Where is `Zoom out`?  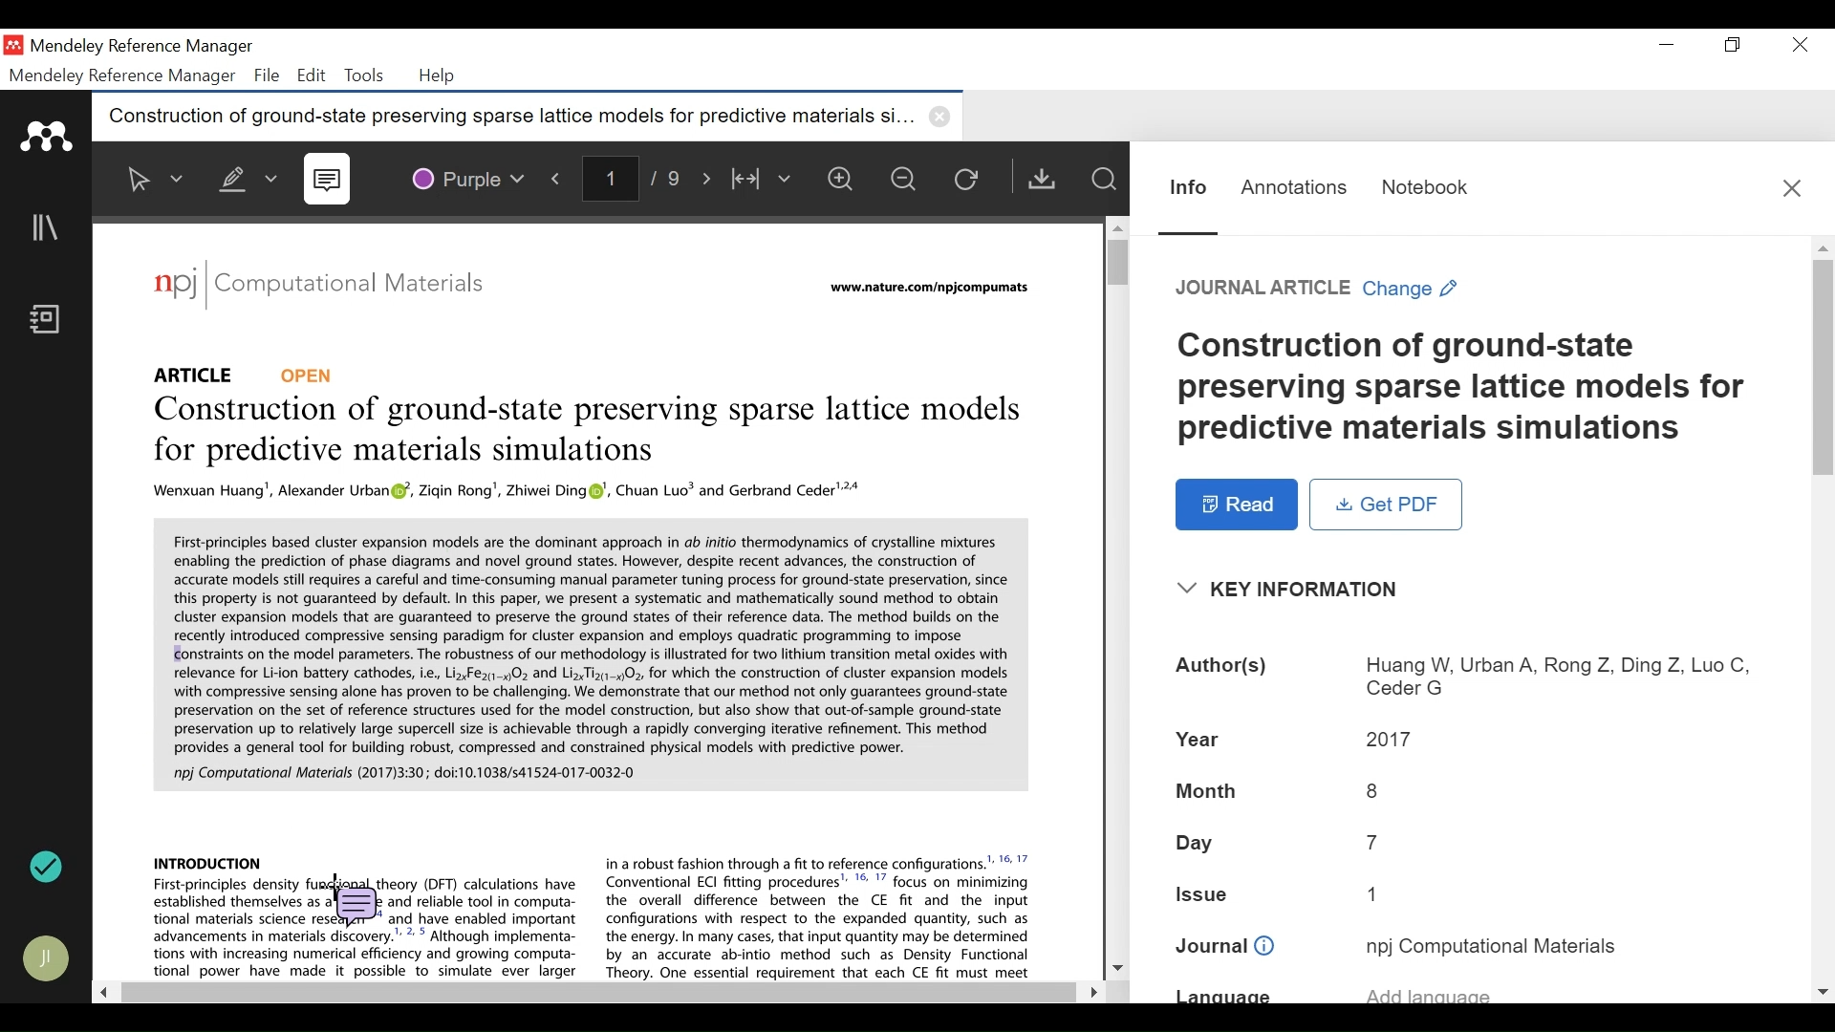 Zoom out is located at coordinates (911, 182).